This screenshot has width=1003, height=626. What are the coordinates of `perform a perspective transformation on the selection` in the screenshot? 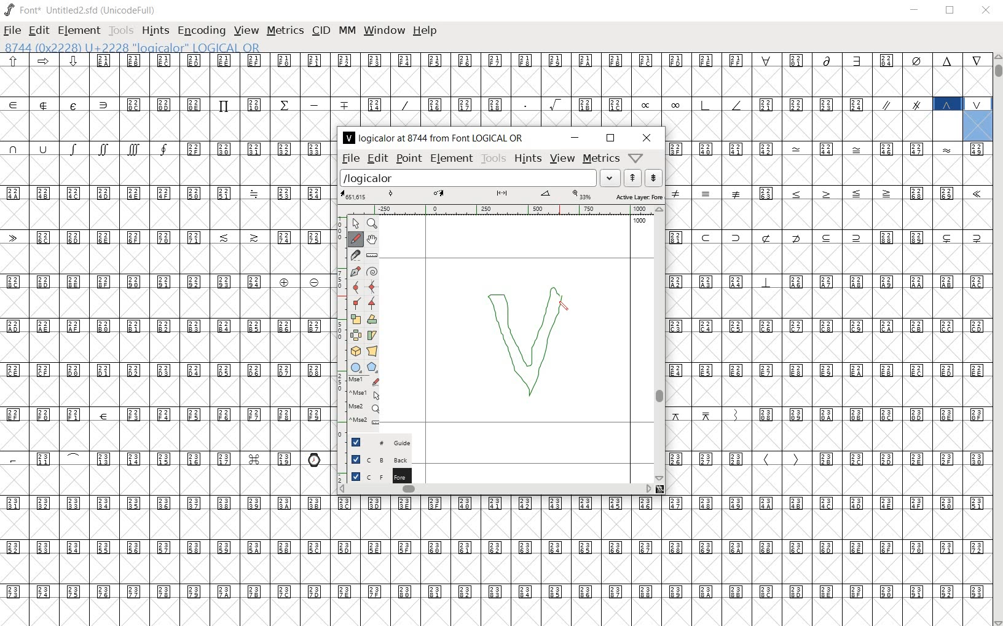 It's located at (372, 351).